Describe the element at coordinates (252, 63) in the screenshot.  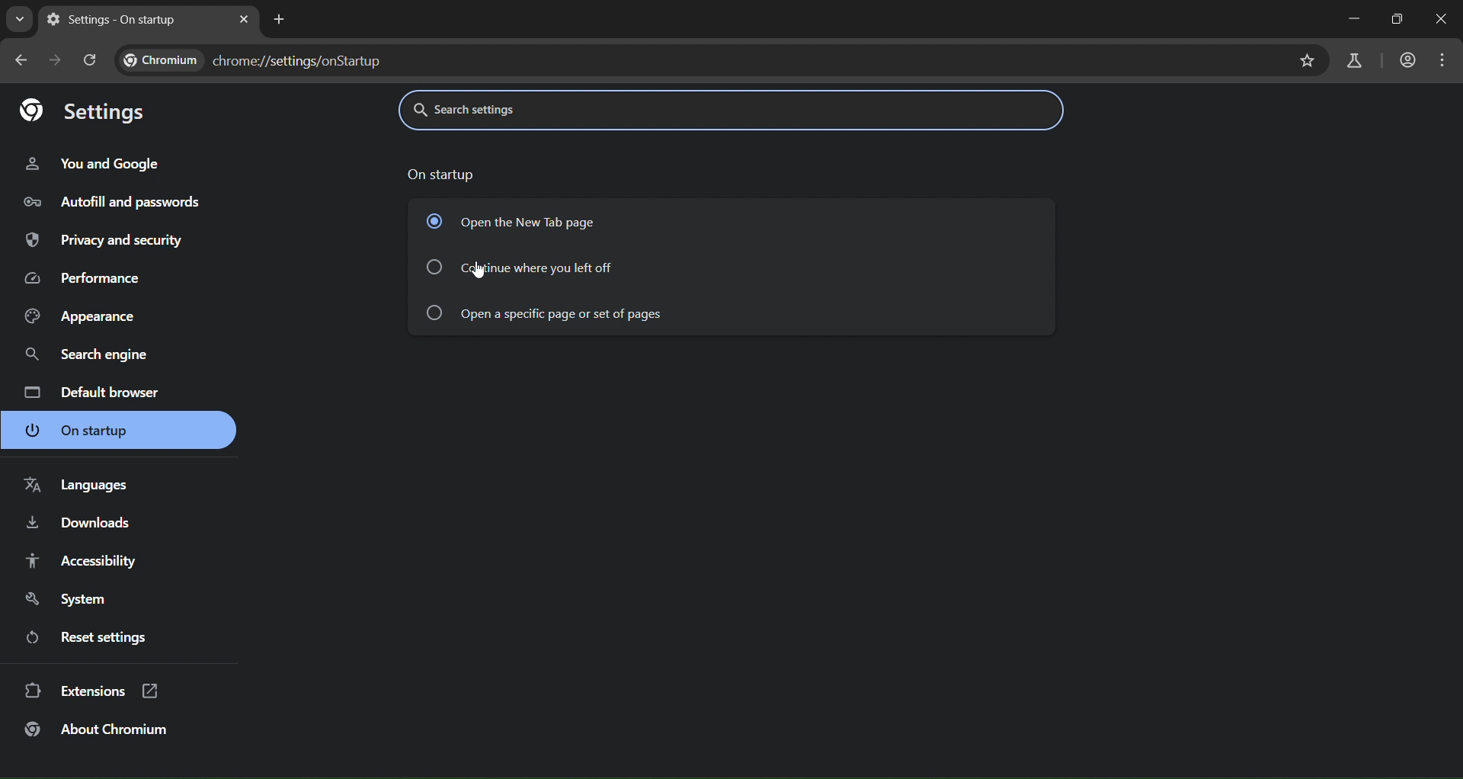
I see `chrome://settings/onStartup` at that location.